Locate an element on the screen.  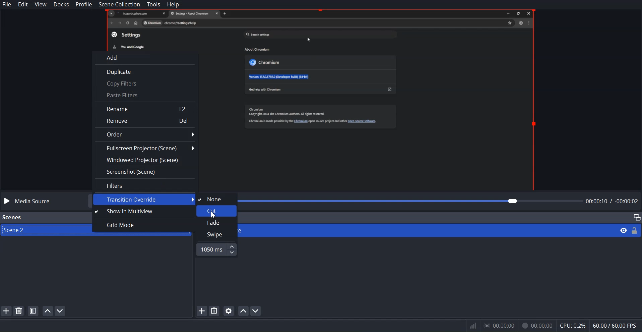
Rename is located at coordinates (145, 108).